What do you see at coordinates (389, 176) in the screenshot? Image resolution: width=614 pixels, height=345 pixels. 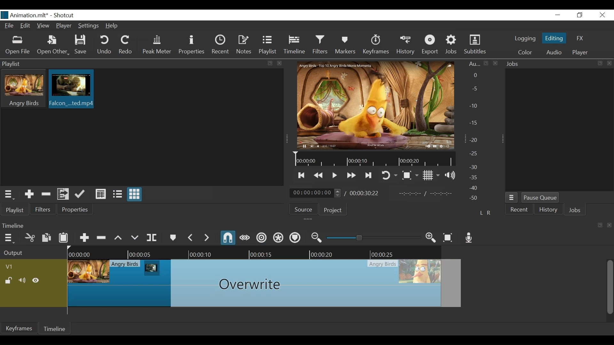 I see `Toggle player looping` at bounding box center [389, 176].